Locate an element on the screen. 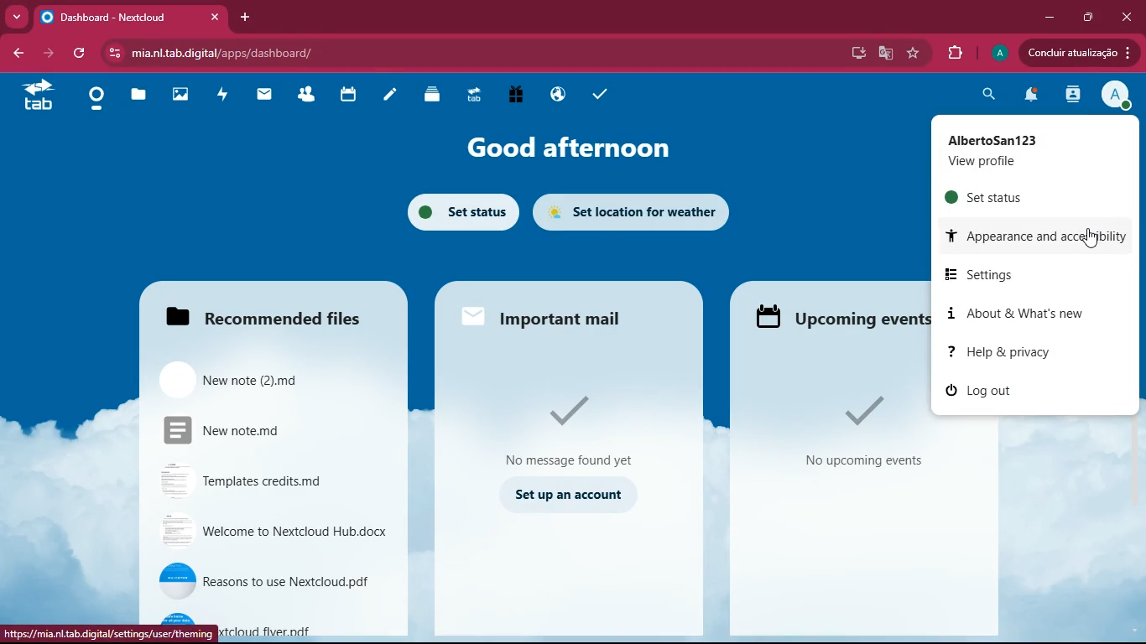 This screenshot has width=1146, height=644. activity is located at coordinates (1069, 96).